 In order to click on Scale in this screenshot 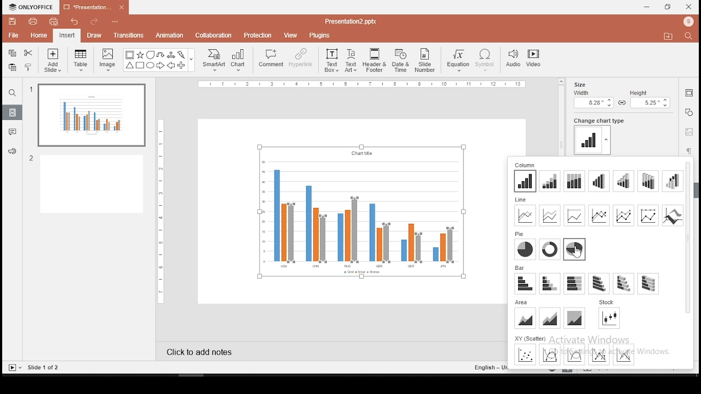, I will do `click(163, 211)`.